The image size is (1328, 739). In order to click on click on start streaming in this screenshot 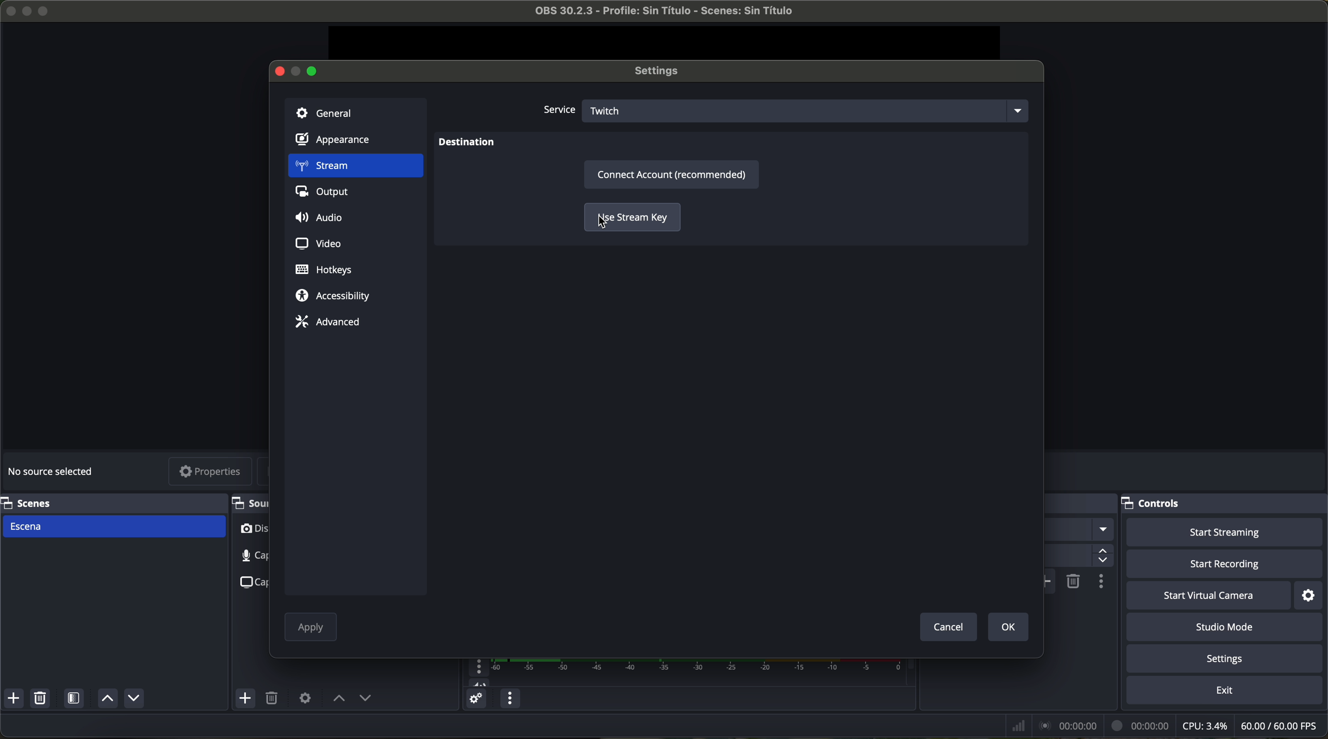, I will do `click(1225, 533)`.